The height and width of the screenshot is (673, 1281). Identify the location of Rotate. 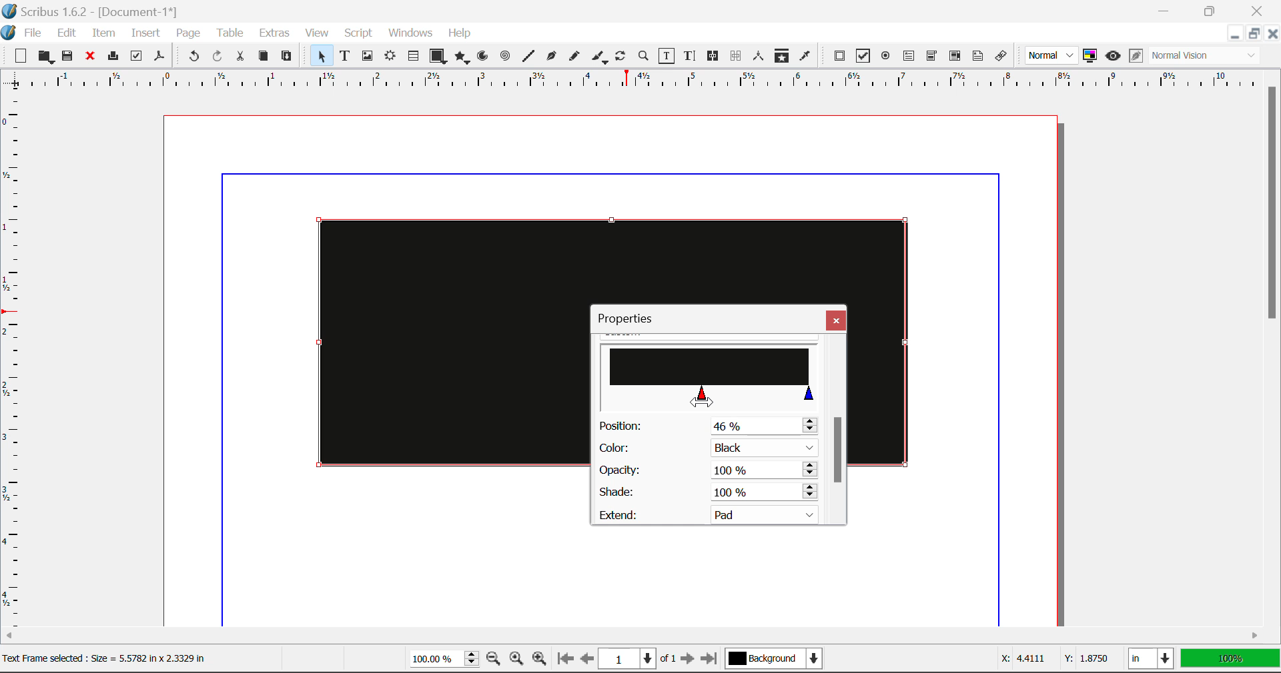
(621, 56).